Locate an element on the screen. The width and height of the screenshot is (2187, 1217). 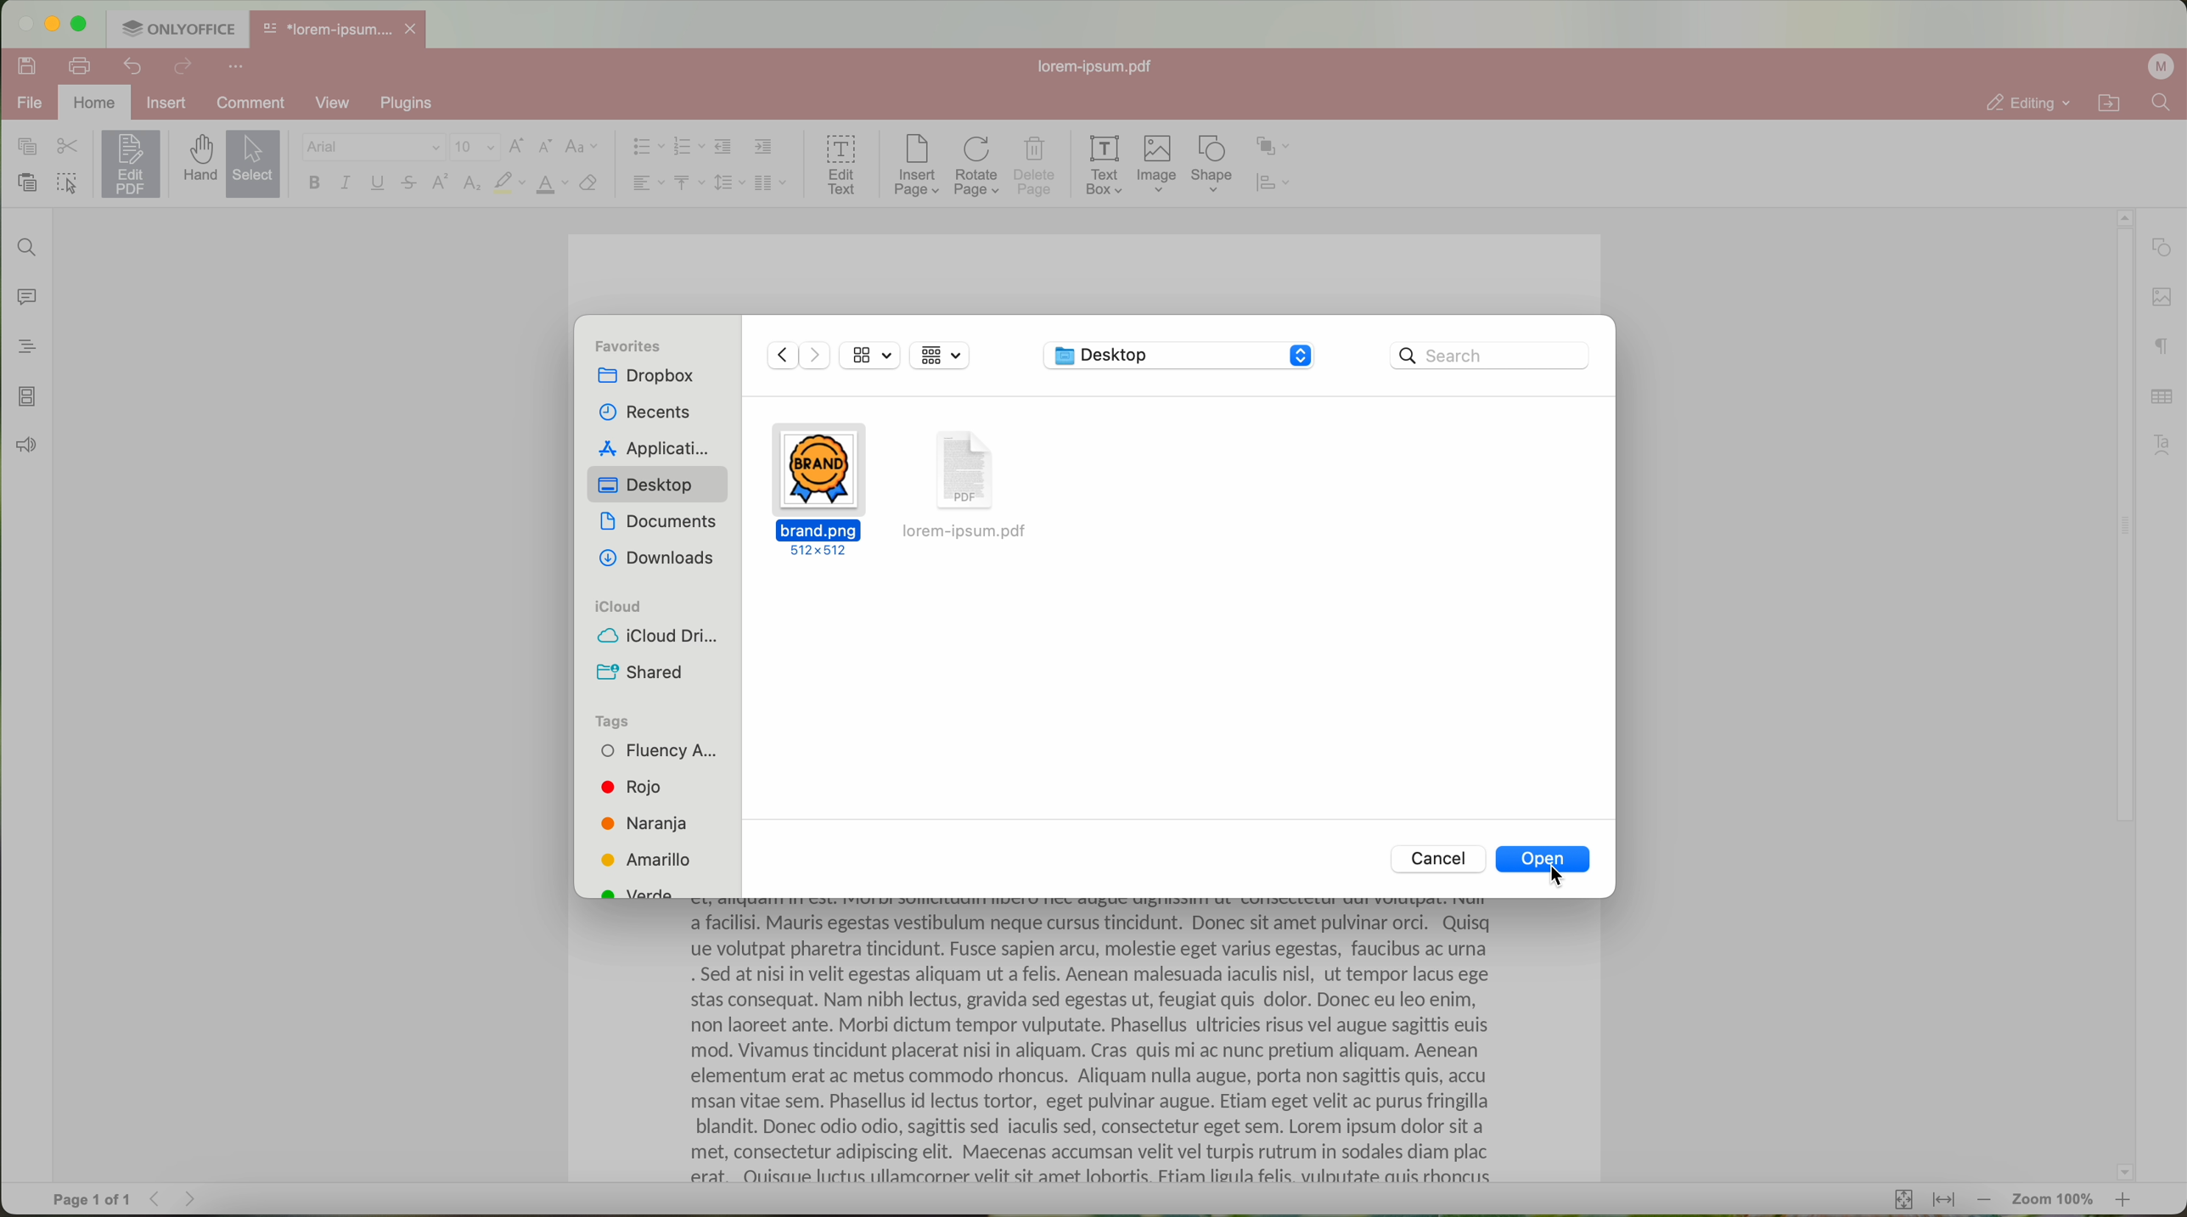
comments is located at coordinates (23, 294).